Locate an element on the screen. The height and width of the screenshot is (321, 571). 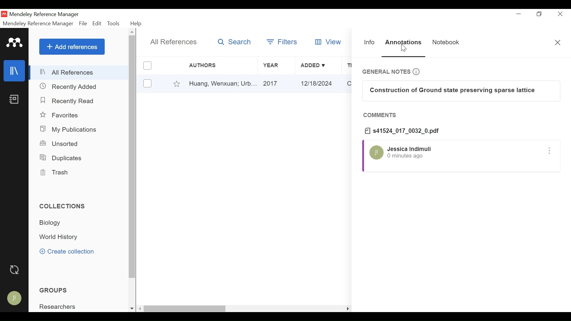
info icon is located at coordinates (418, 72).